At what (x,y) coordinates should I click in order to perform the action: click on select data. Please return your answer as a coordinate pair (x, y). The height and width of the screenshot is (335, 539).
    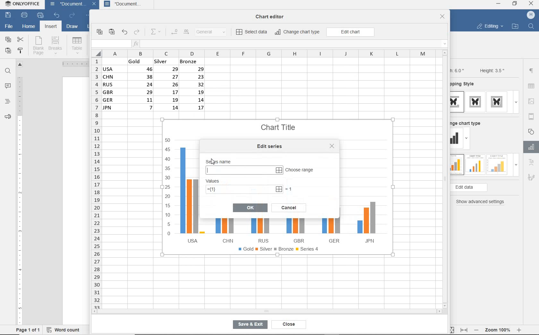
    Looking at the image, I should click on (252, 32).